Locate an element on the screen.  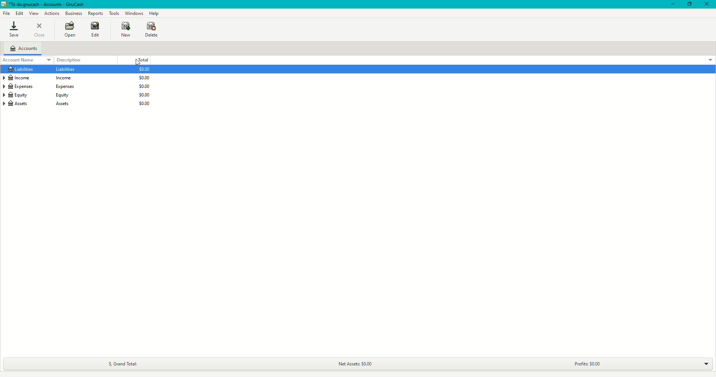
Accounts is located at coordinates (24, 47).